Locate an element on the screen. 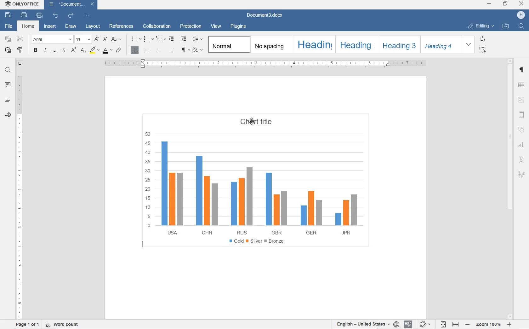  SAVE is located at coordinates (8, 16).